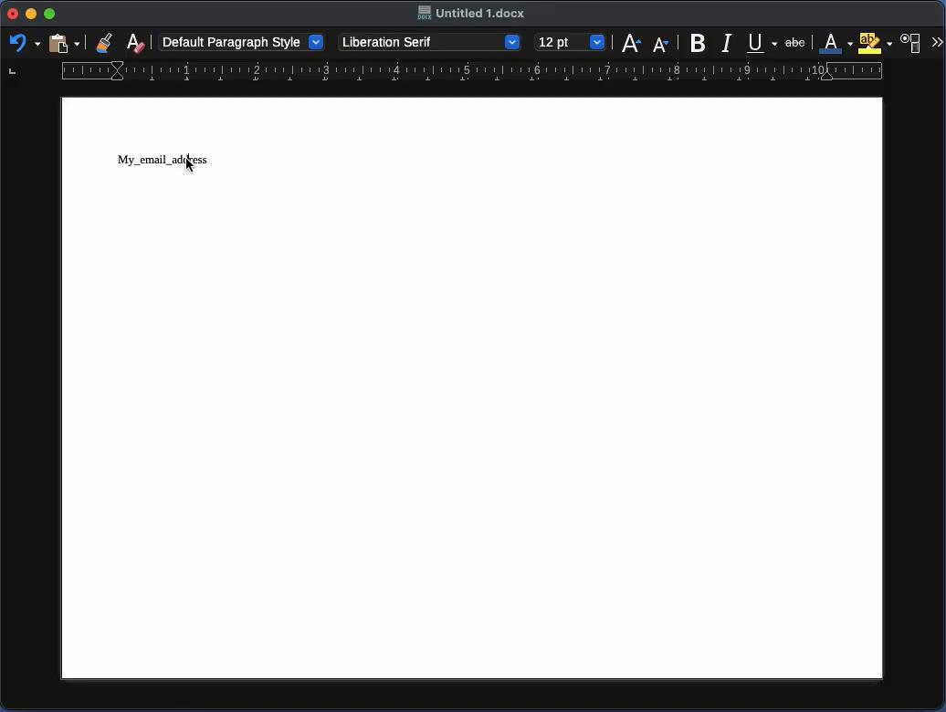  Describe the element at coordinates (31, 15) in the screenshot. I see `Minimize` at that location.